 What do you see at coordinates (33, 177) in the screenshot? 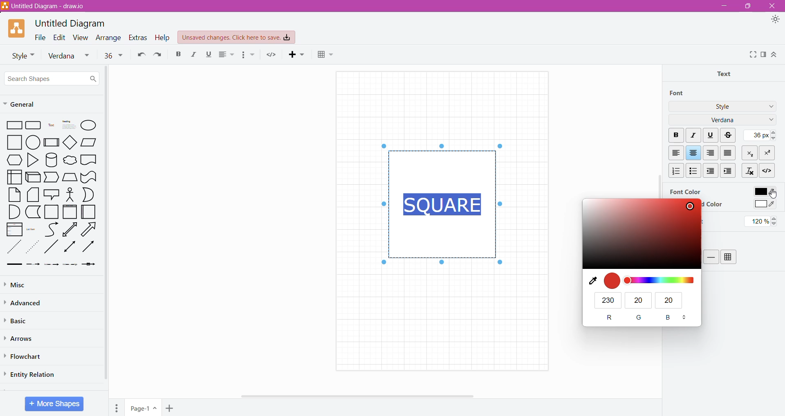
I see `3D Rectangle` at bounding box center [33, 177].